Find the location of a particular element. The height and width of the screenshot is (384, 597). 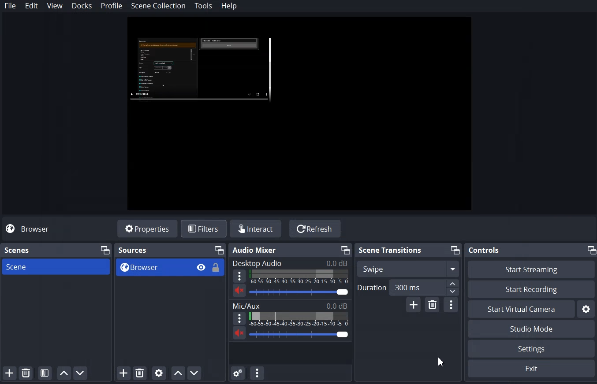

Advance Audio Properties is located at coordinates (238, 373).